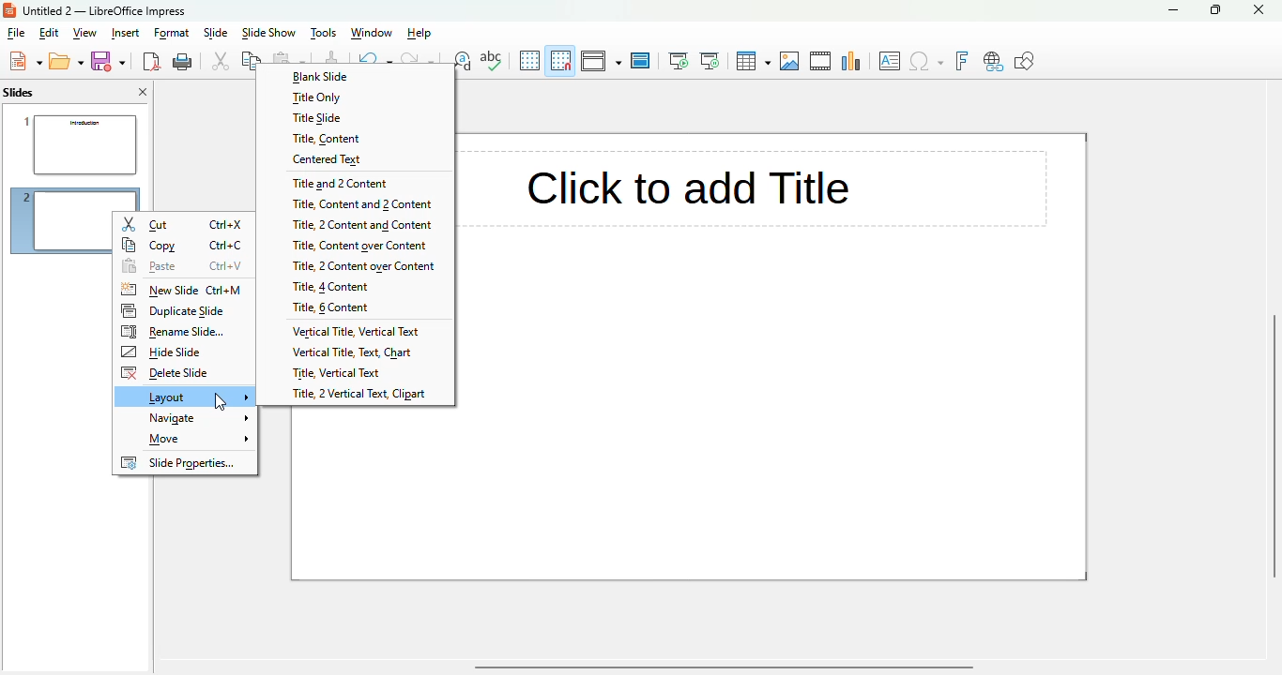  I want to click on insert hyperlink, so click(994, 62).